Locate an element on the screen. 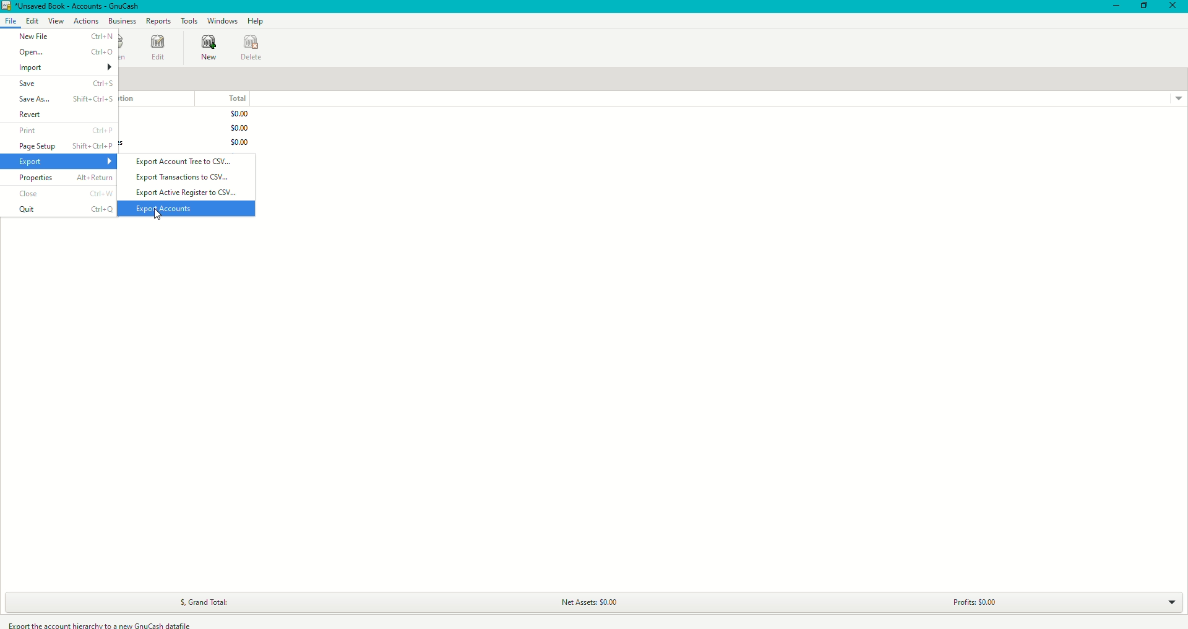  Close is located at coordinates (64, 193).